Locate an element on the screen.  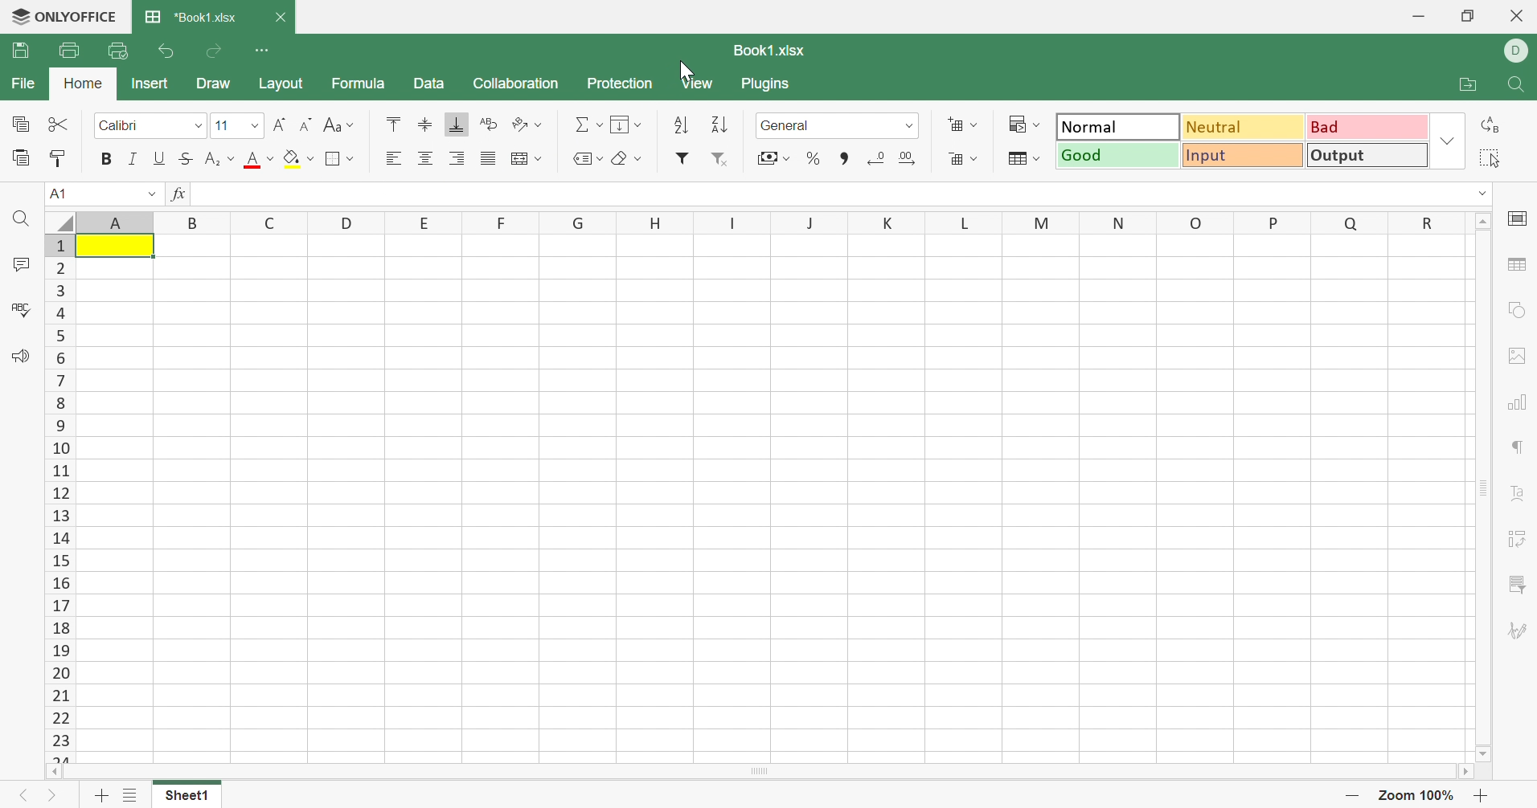
General is located at coordinates (836, 124).